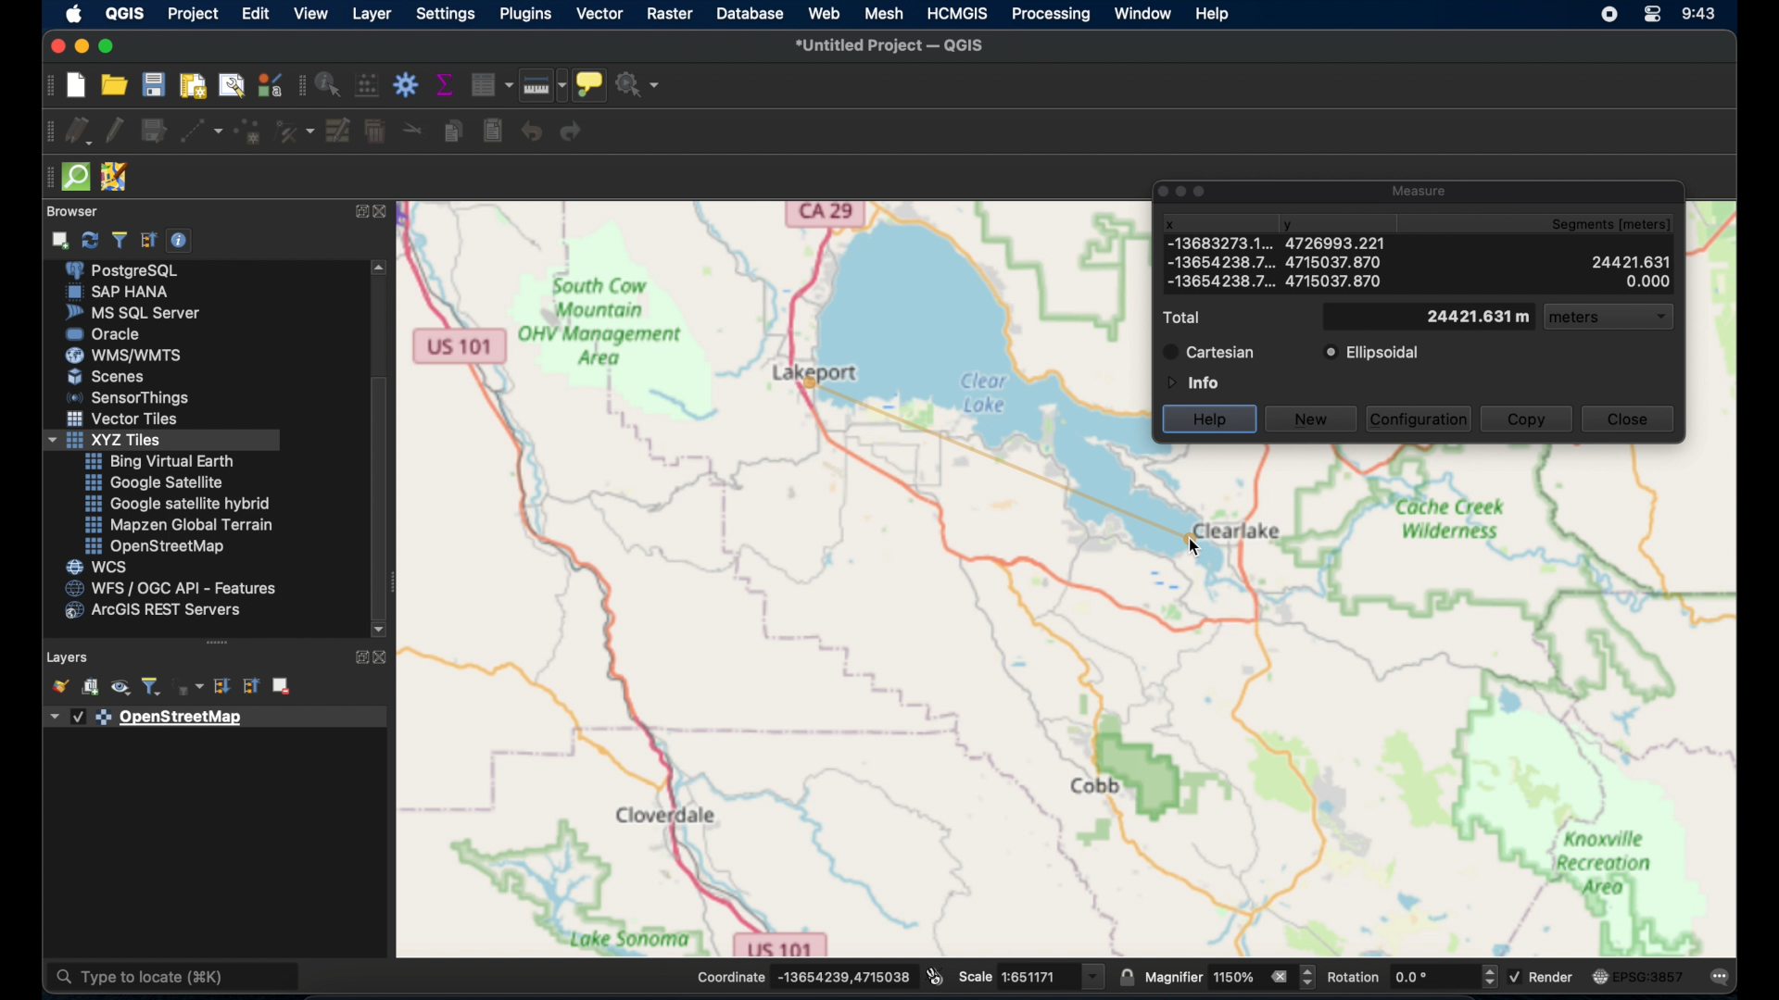 The height and width of the screenshot is (1000, 1779). Describe the element at coordinates (492, 131) in the screenshot. I see `paste features` at that location.